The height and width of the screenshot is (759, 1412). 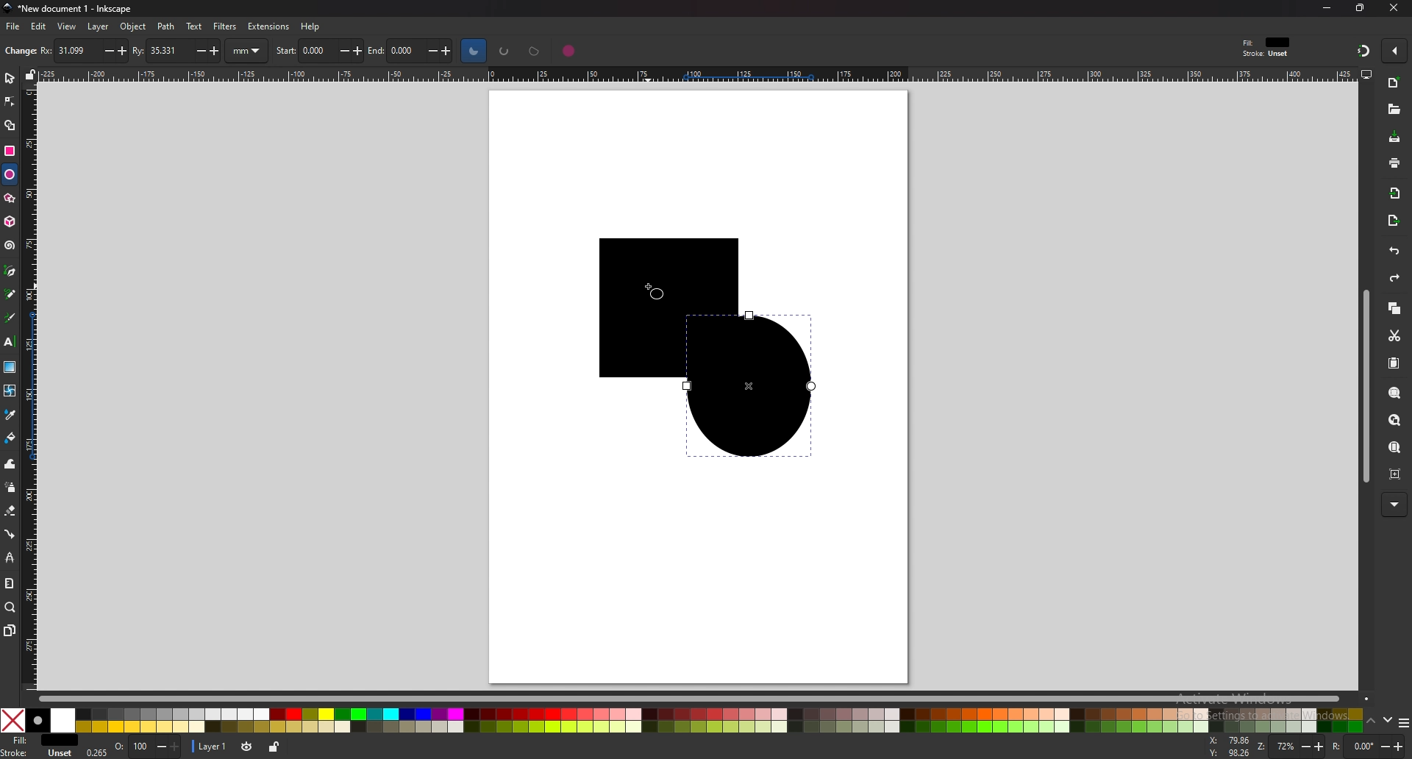 I want to click on more, so click(x=1394, y=505).